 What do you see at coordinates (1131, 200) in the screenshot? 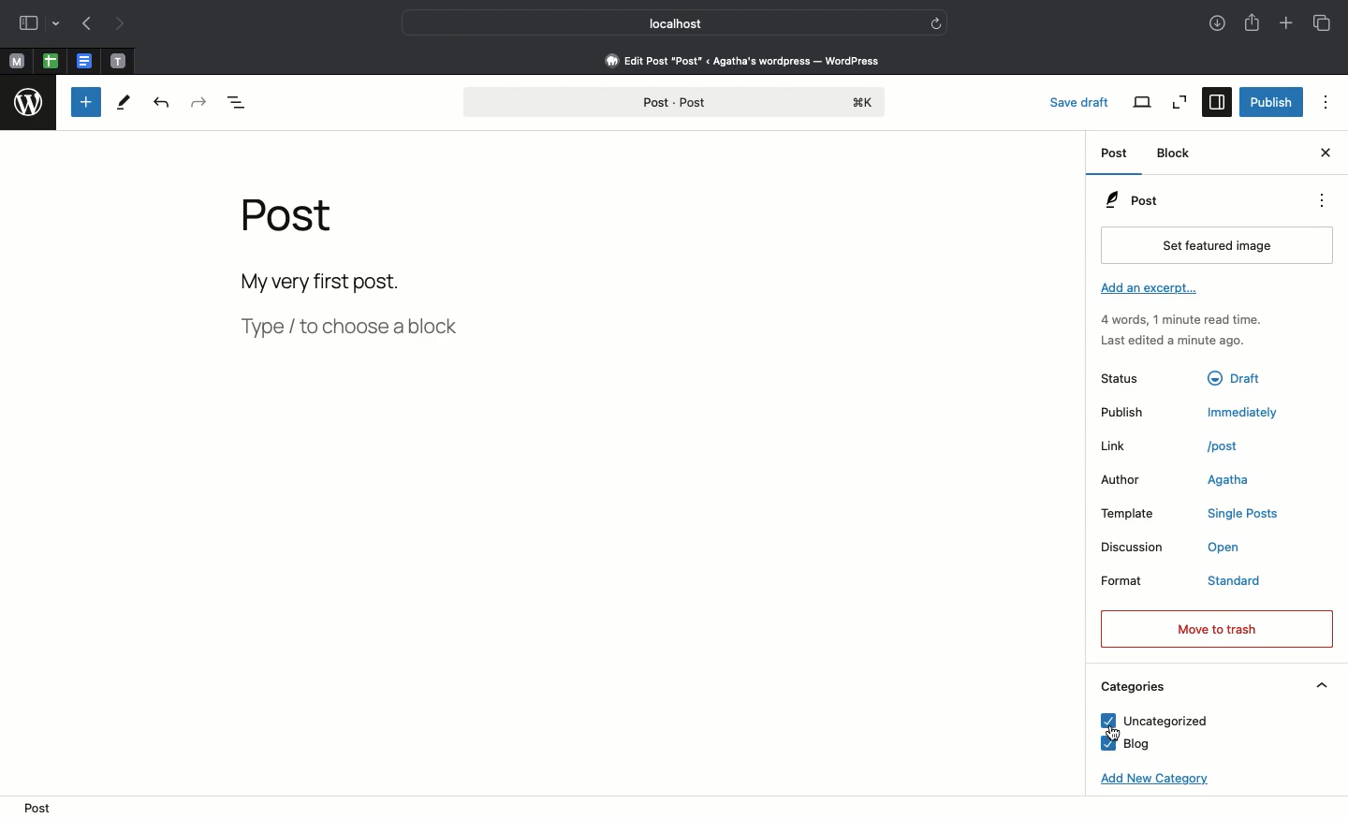
I see `Post` at bounding box center [1131, 200].